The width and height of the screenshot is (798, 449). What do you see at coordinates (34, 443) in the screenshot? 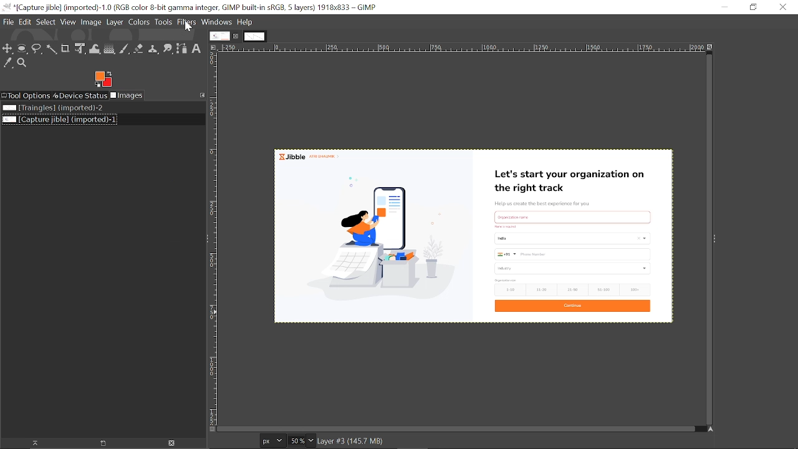
I see `Raise this image display` at bounding box center [34, 443].